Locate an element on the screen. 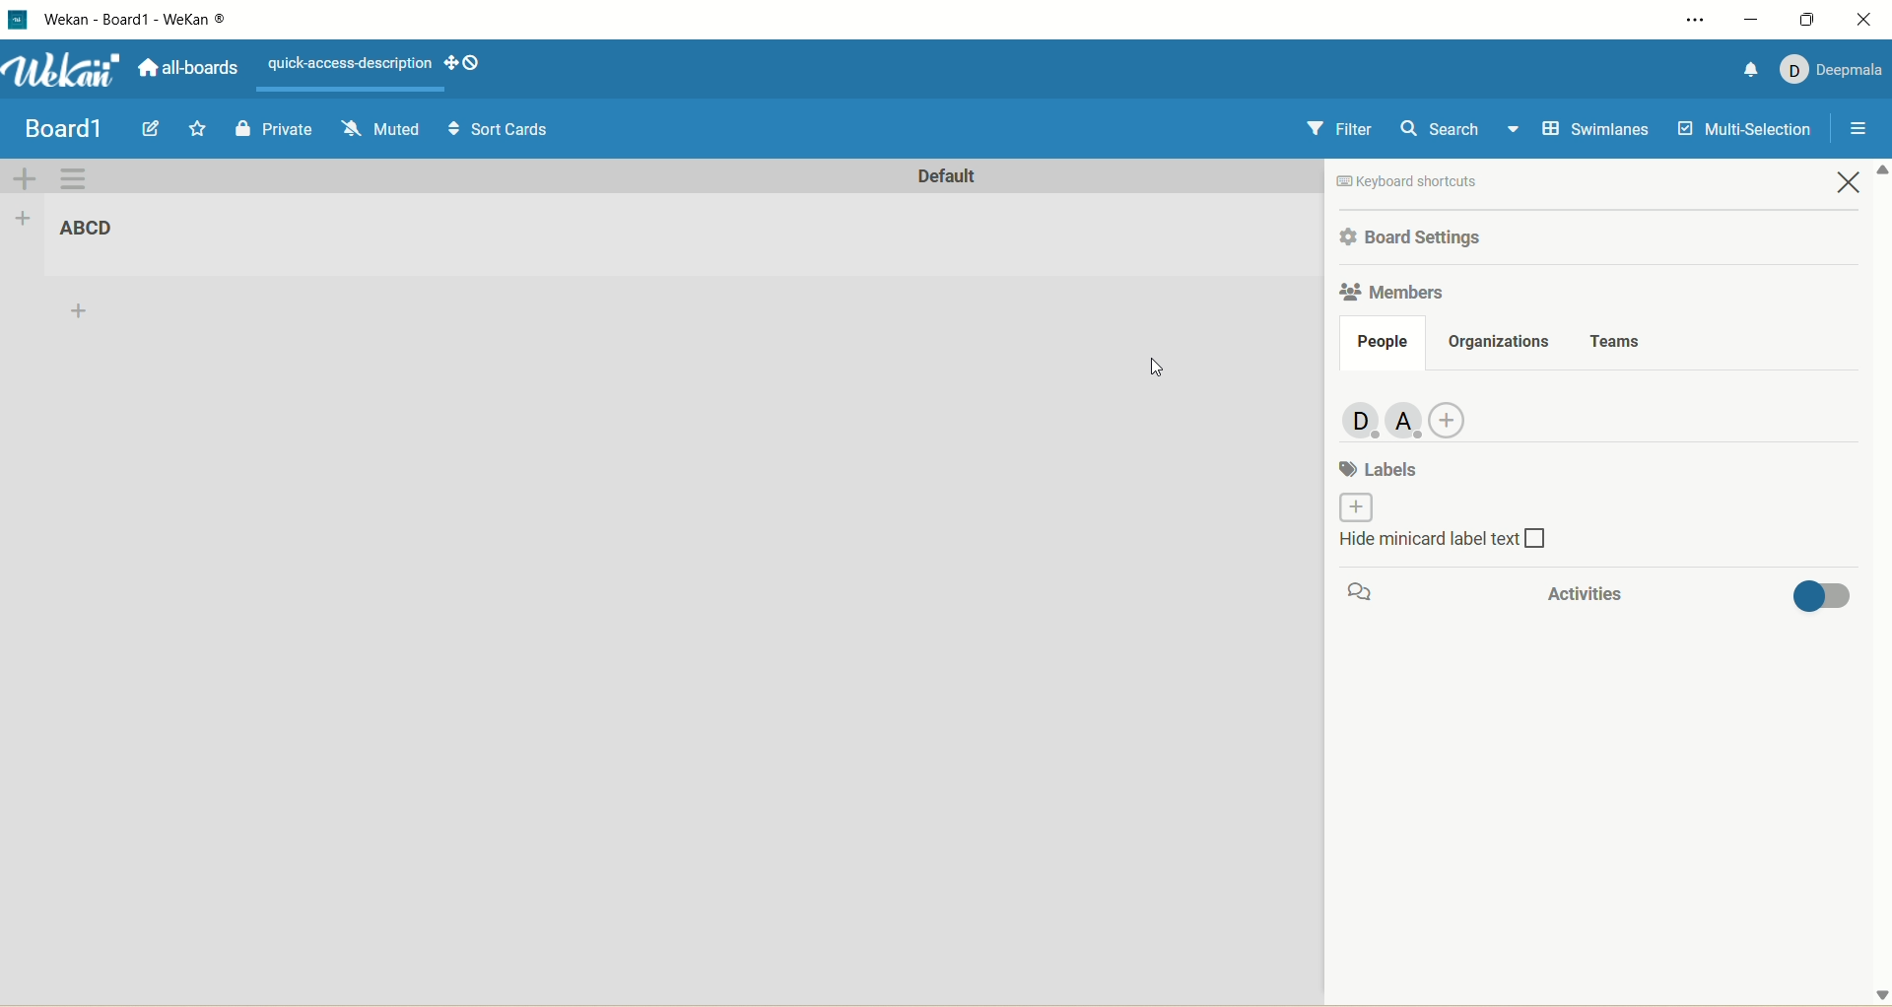  board settings is located at coordinates (1418, 236).